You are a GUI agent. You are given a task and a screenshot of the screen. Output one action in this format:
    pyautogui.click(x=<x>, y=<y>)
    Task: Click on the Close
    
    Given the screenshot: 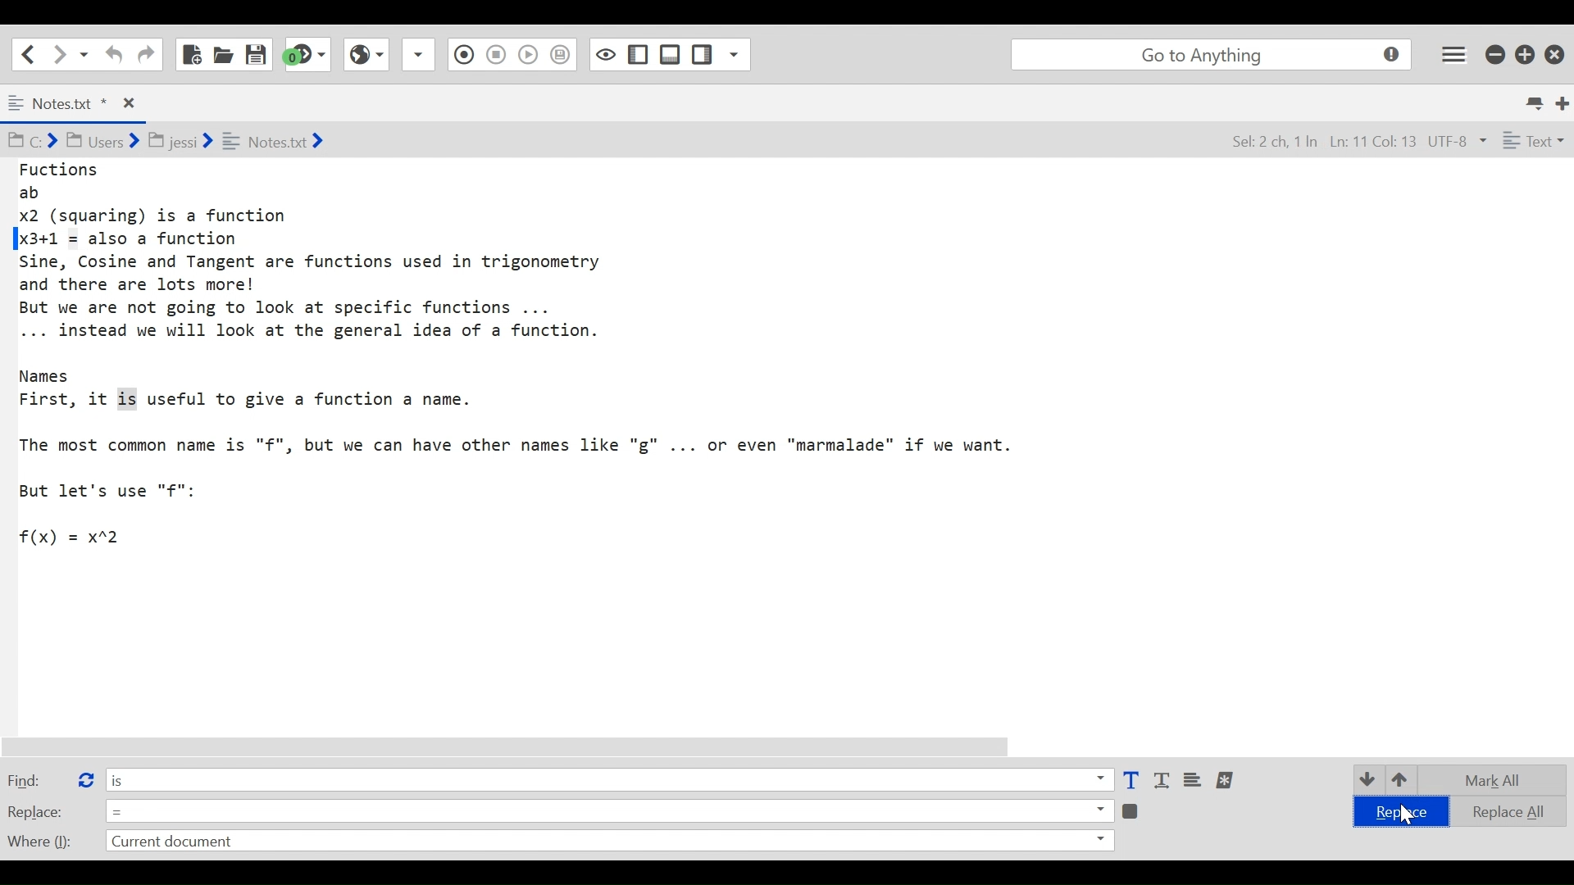 What is the action you would take?
    pyautogui.click(x=1557, y=51)
    